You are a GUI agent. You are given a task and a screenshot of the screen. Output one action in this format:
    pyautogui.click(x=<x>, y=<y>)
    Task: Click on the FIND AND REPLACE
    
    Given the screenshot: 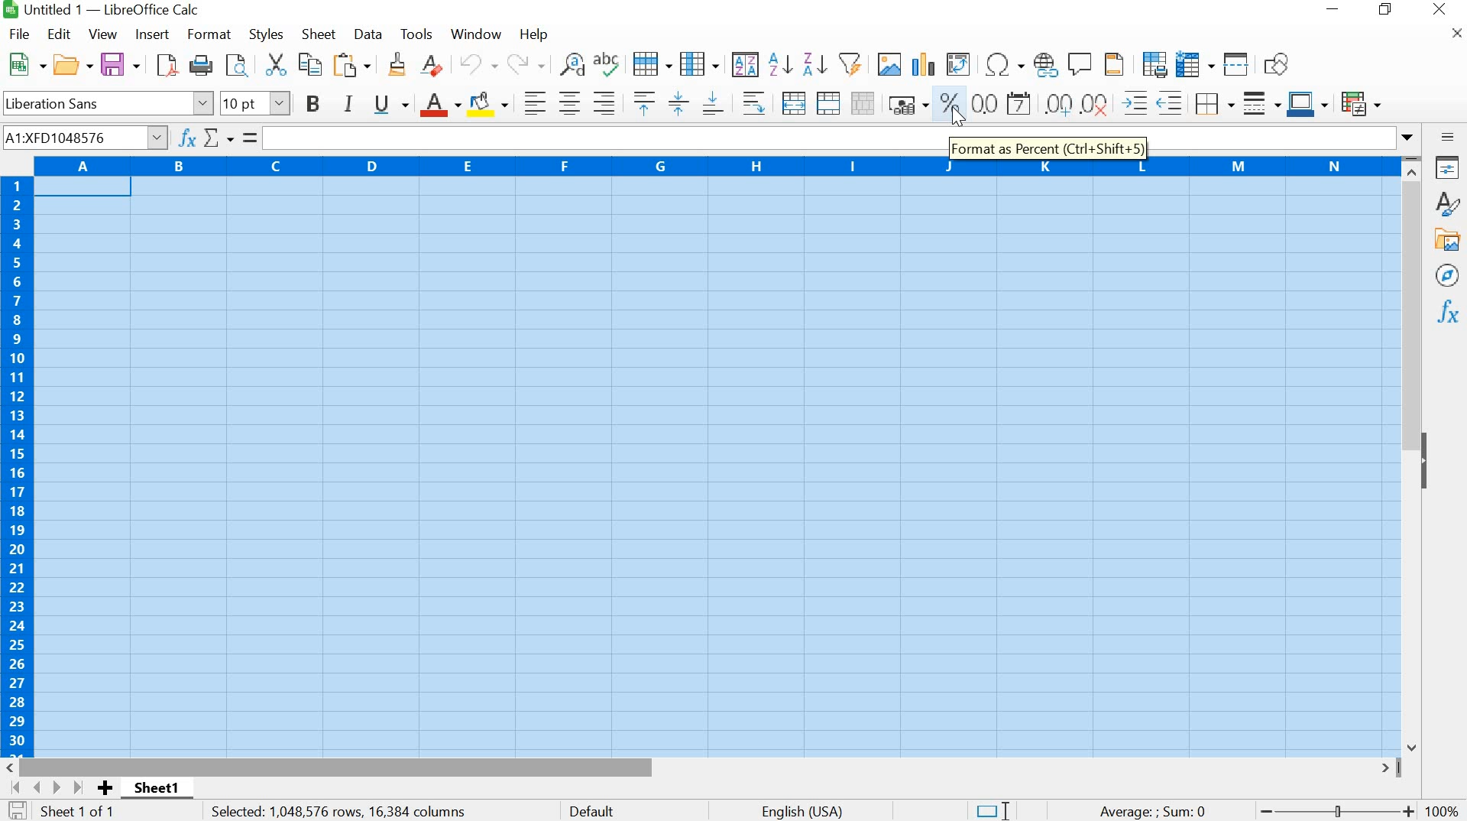 What is the action you would take?
    pyautogui.click(x=237, y=66)
    